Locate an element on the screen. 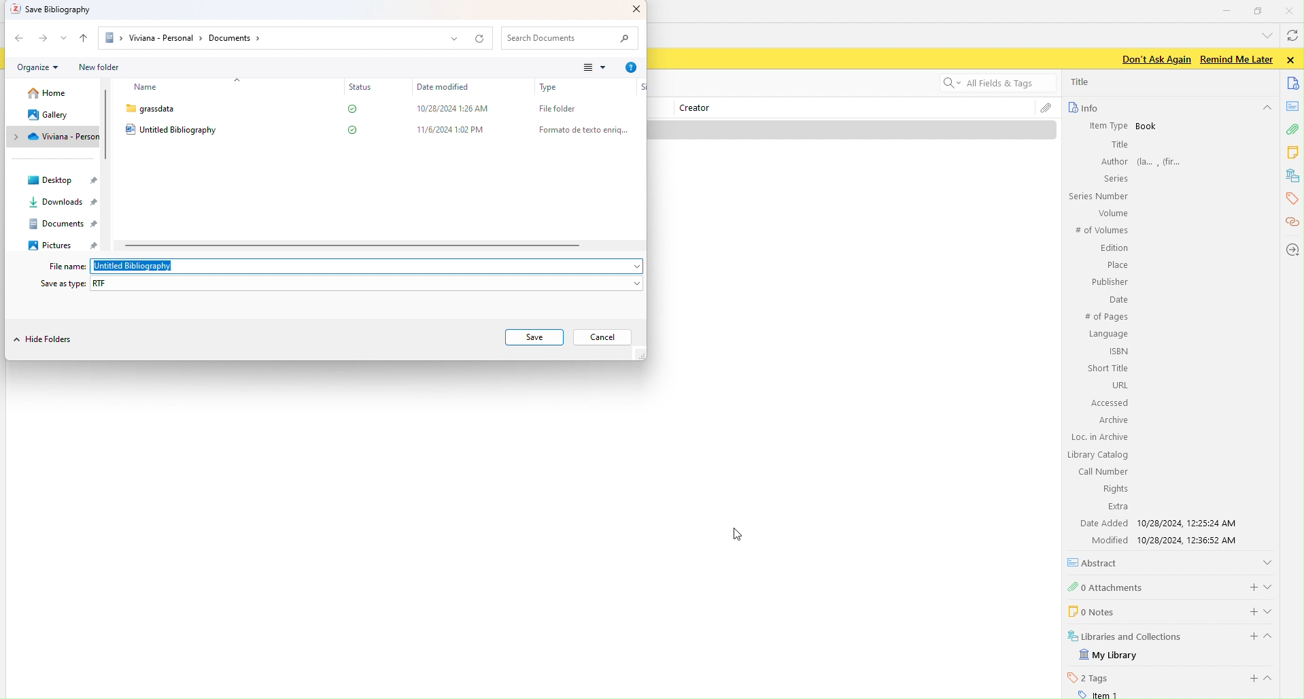  Library Catalog is located at coordinates (1099, 455).